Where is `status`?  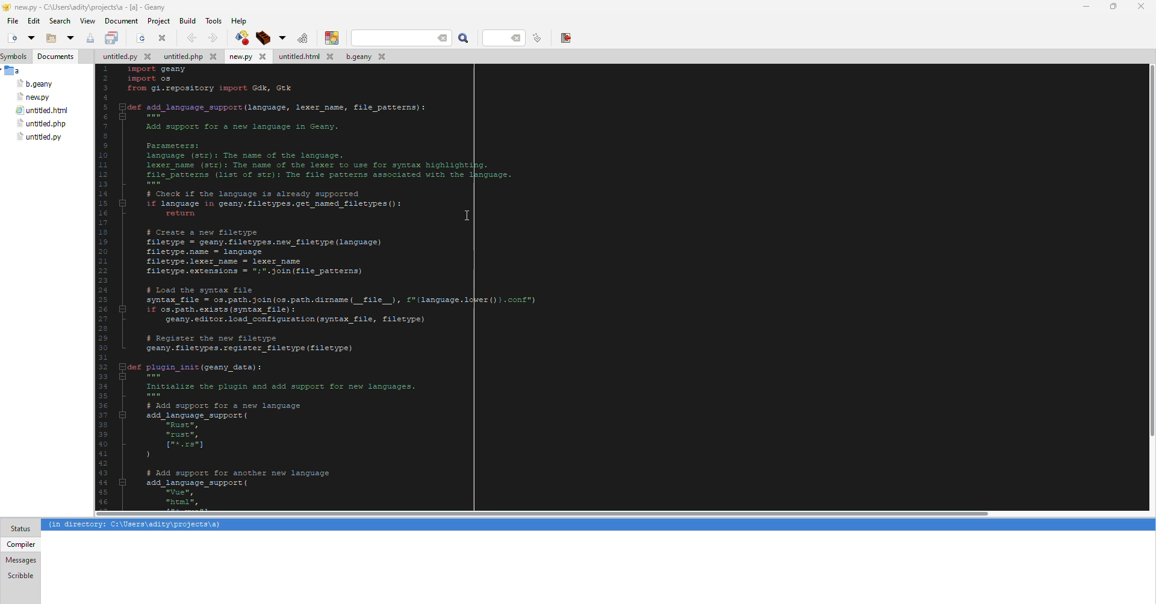
status is located at coordinates (23, 529).